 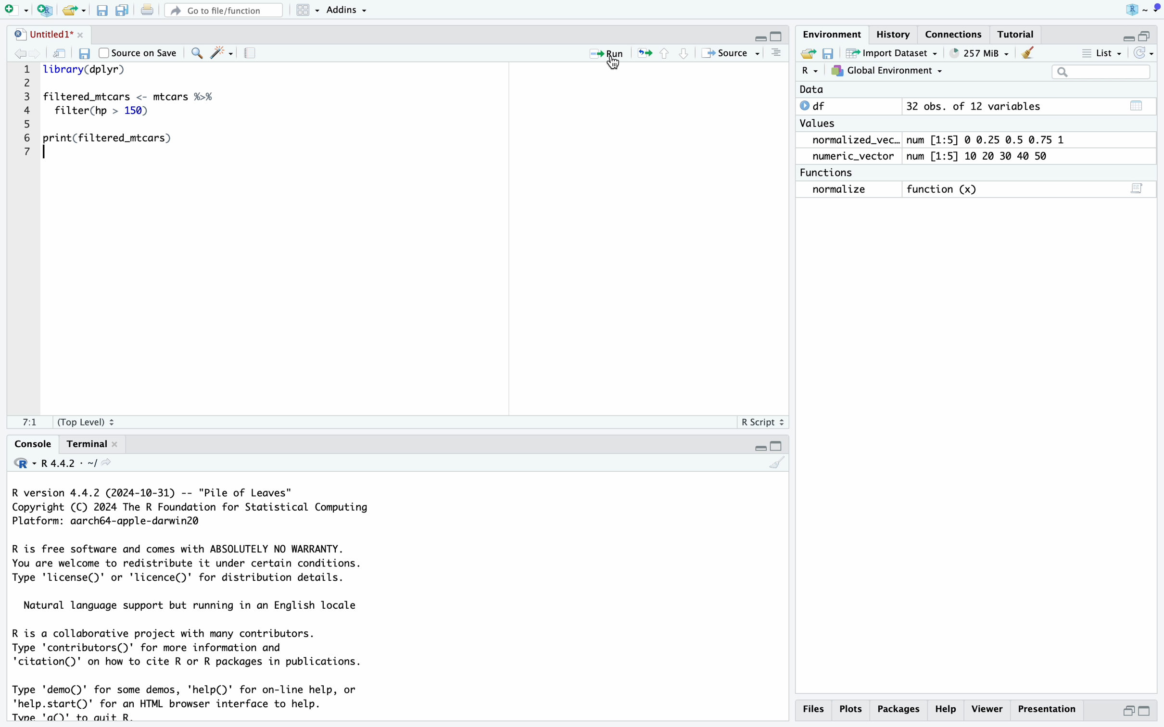 I want to click on 229MiB, so click(x=977, y=53).